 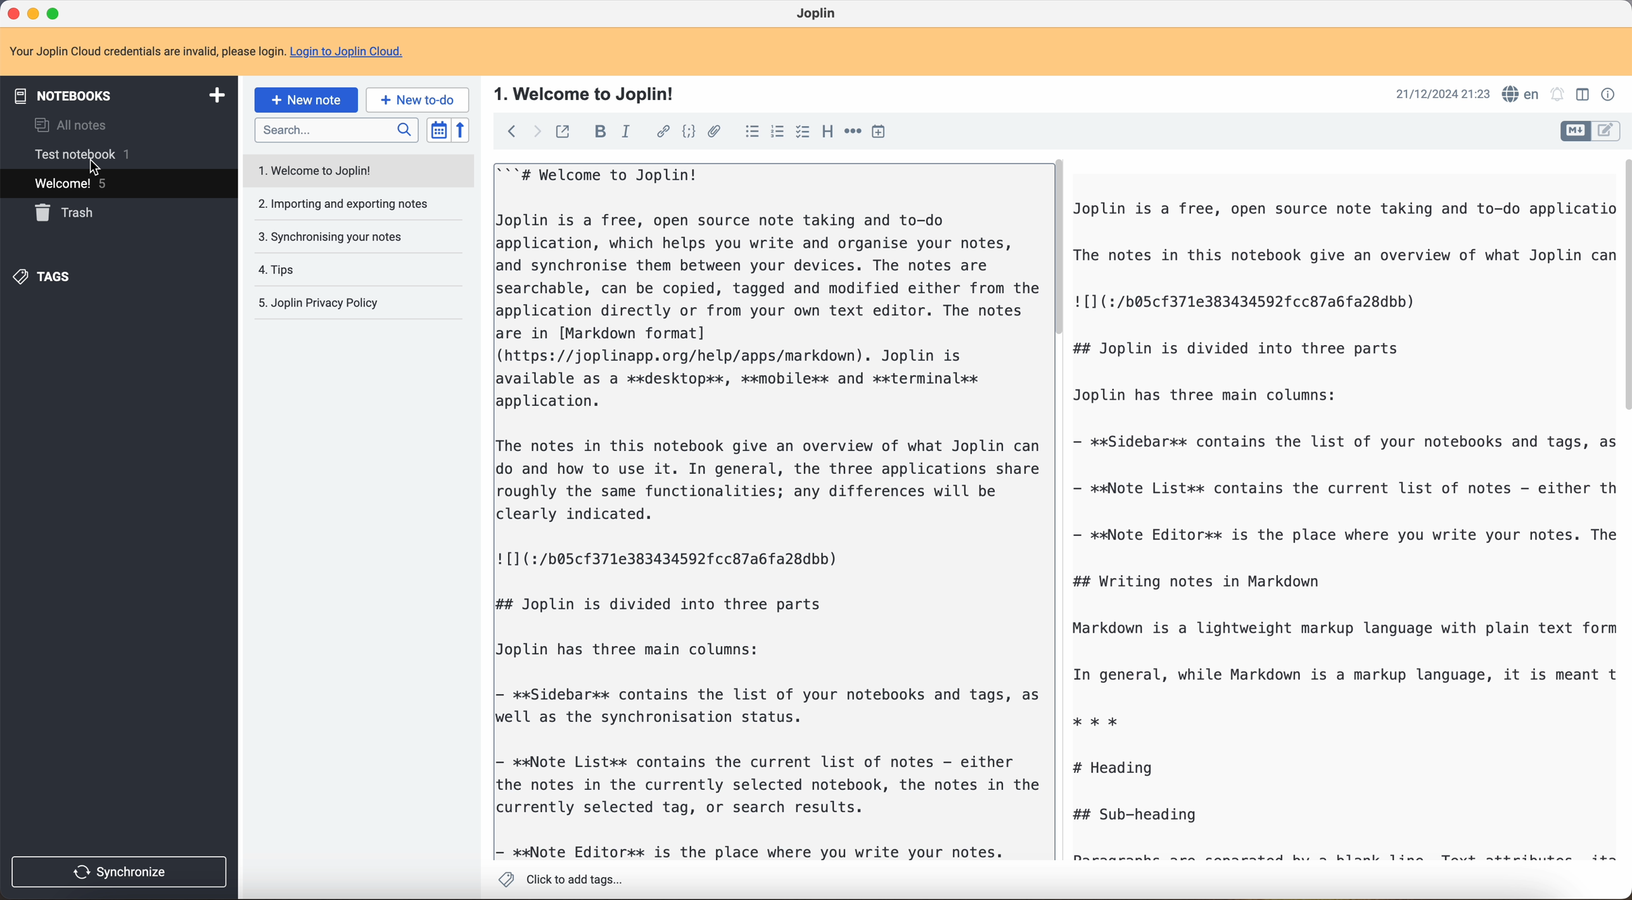 I want to click on Click to add tags, so click(x=568, y=880).